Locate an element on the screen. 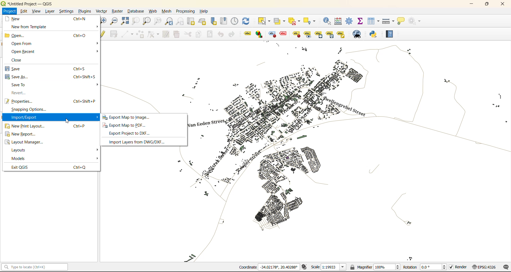  exit qgis is located at coordinates (22, 167).